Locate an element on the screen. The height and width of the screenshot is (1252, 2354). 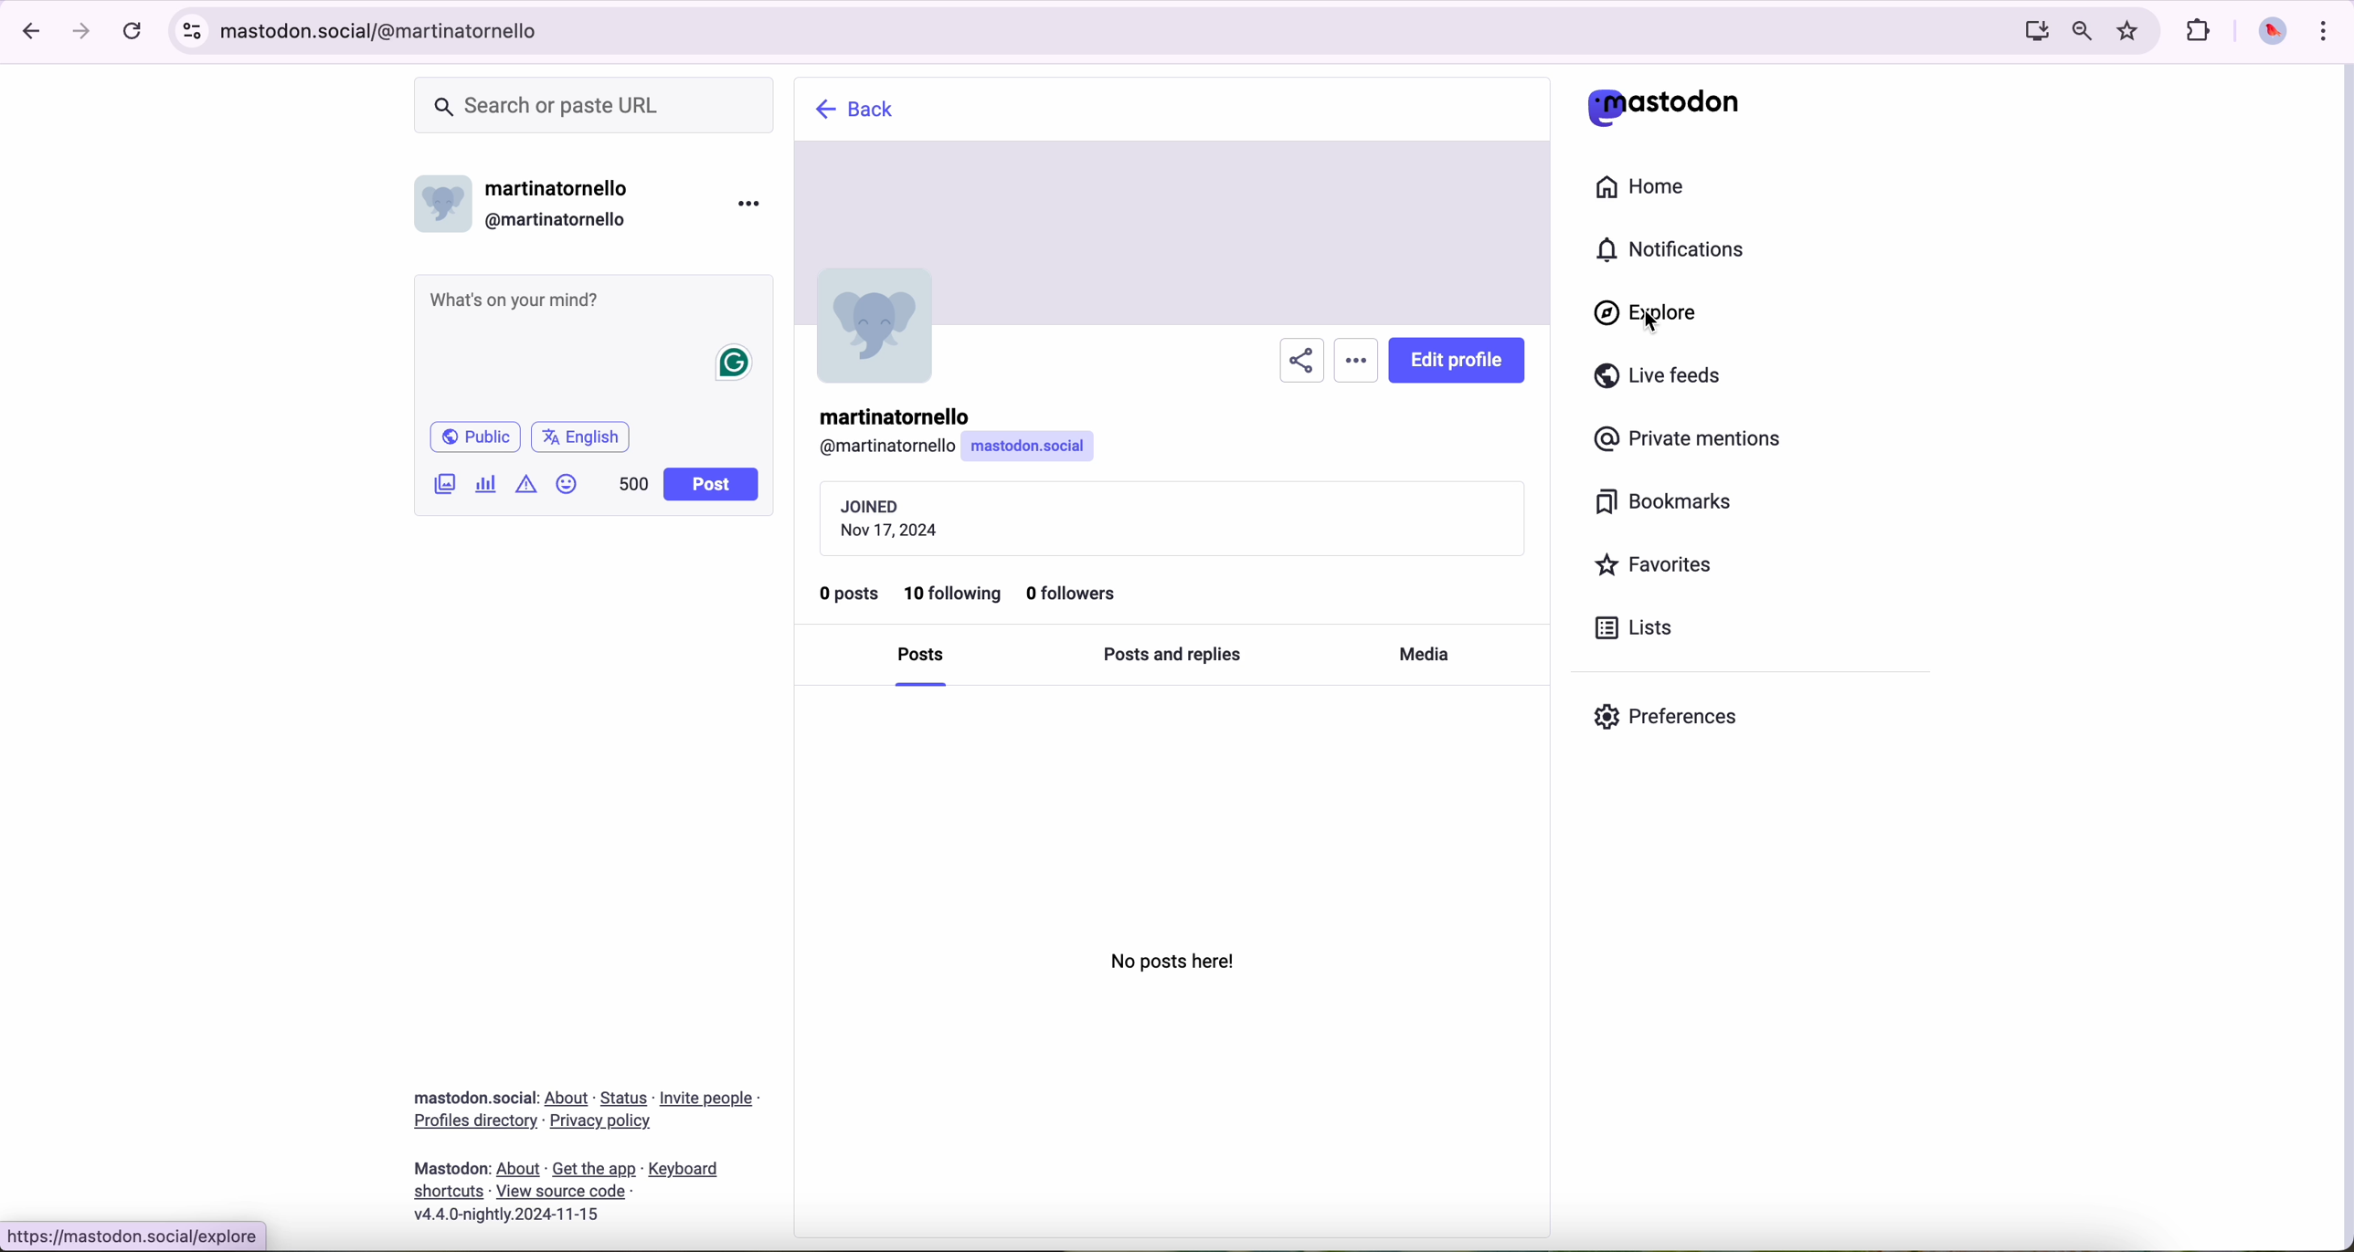
mastodon logo is located at coordinates (1662, 106).